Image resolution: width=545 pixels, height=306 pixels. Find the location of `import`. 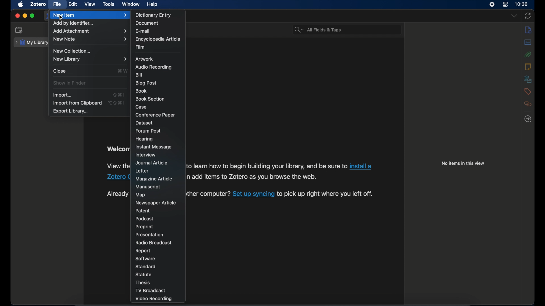

import is located at coordinates (62, 95).